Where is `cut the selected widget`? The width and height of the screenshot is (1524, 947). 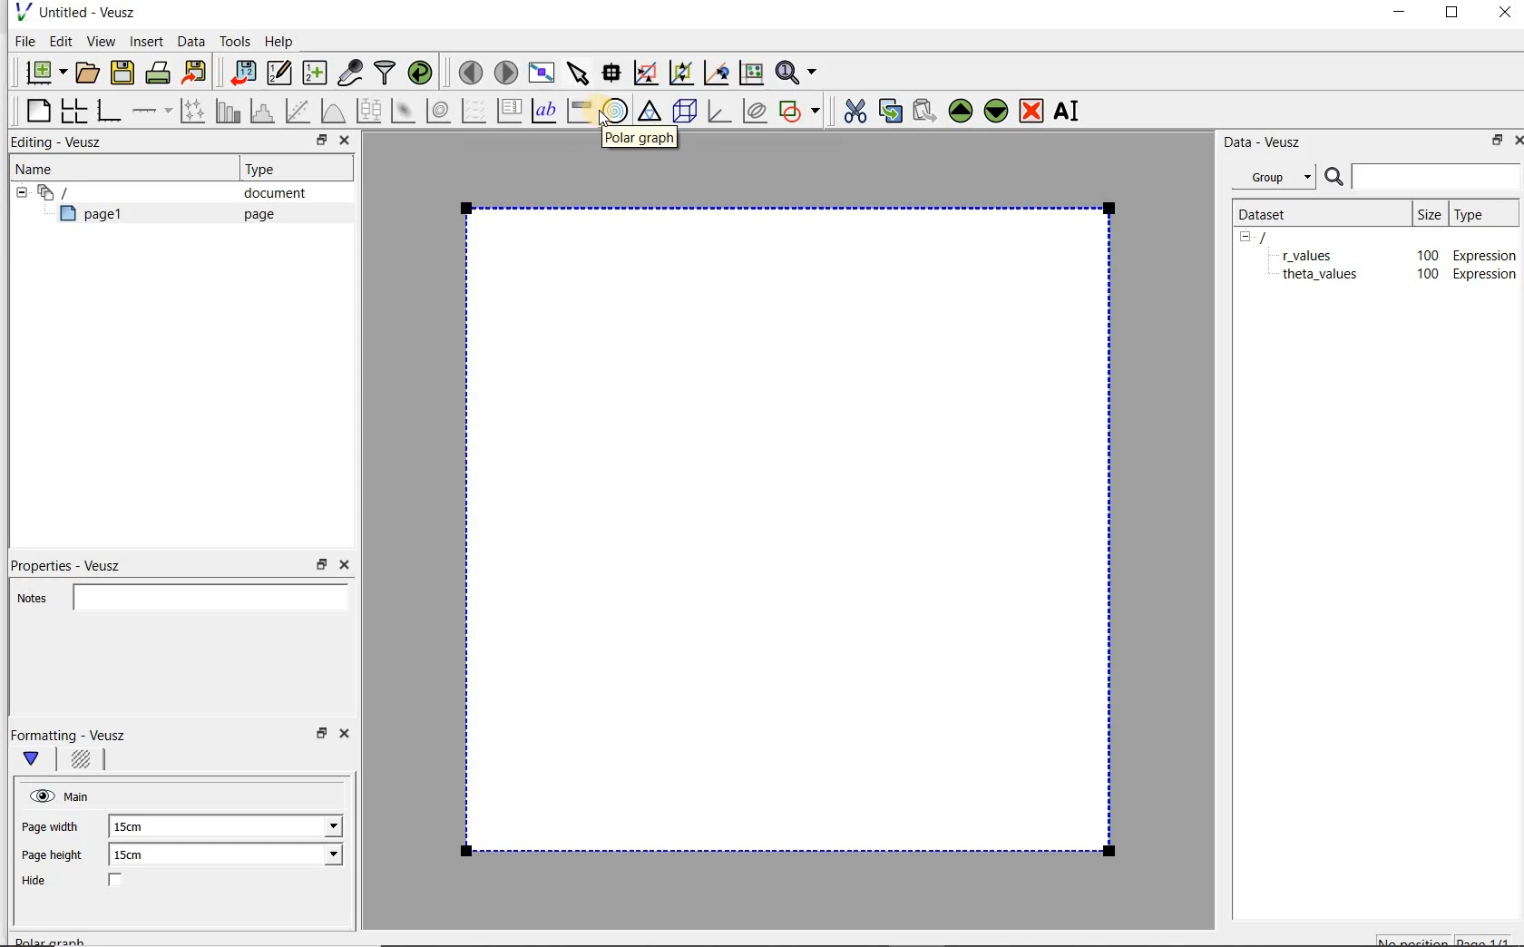 cut the selected widget is located at coordinates (852, 109).